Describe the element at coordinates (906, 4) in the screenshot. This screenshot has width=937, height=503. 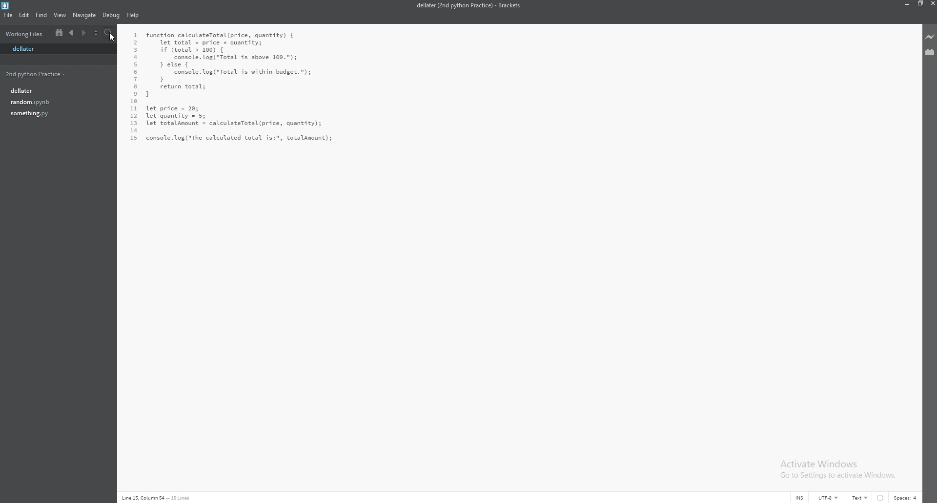
I see `minimize` at that location.